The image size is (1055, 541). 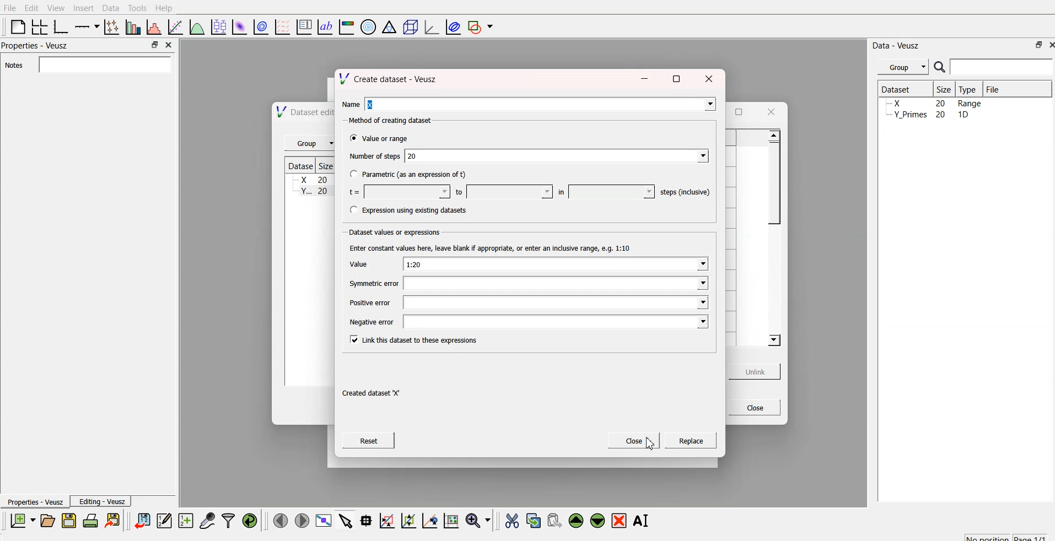 I want to click on reset graph axes, so click(x=450, y=519).